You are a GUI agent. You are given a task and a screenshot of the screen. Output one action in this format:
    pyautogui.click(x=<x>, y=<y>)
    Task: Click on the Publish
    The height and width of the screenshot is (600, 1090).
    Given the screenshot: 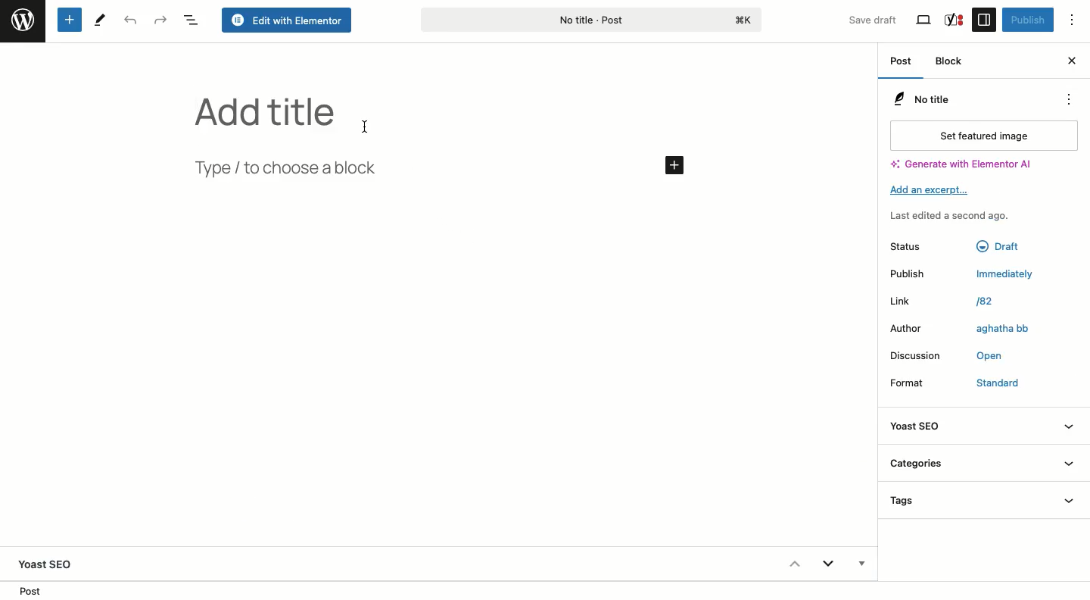 What is the action you would take?
    pyautogui.click(x=1026, y=20)
    